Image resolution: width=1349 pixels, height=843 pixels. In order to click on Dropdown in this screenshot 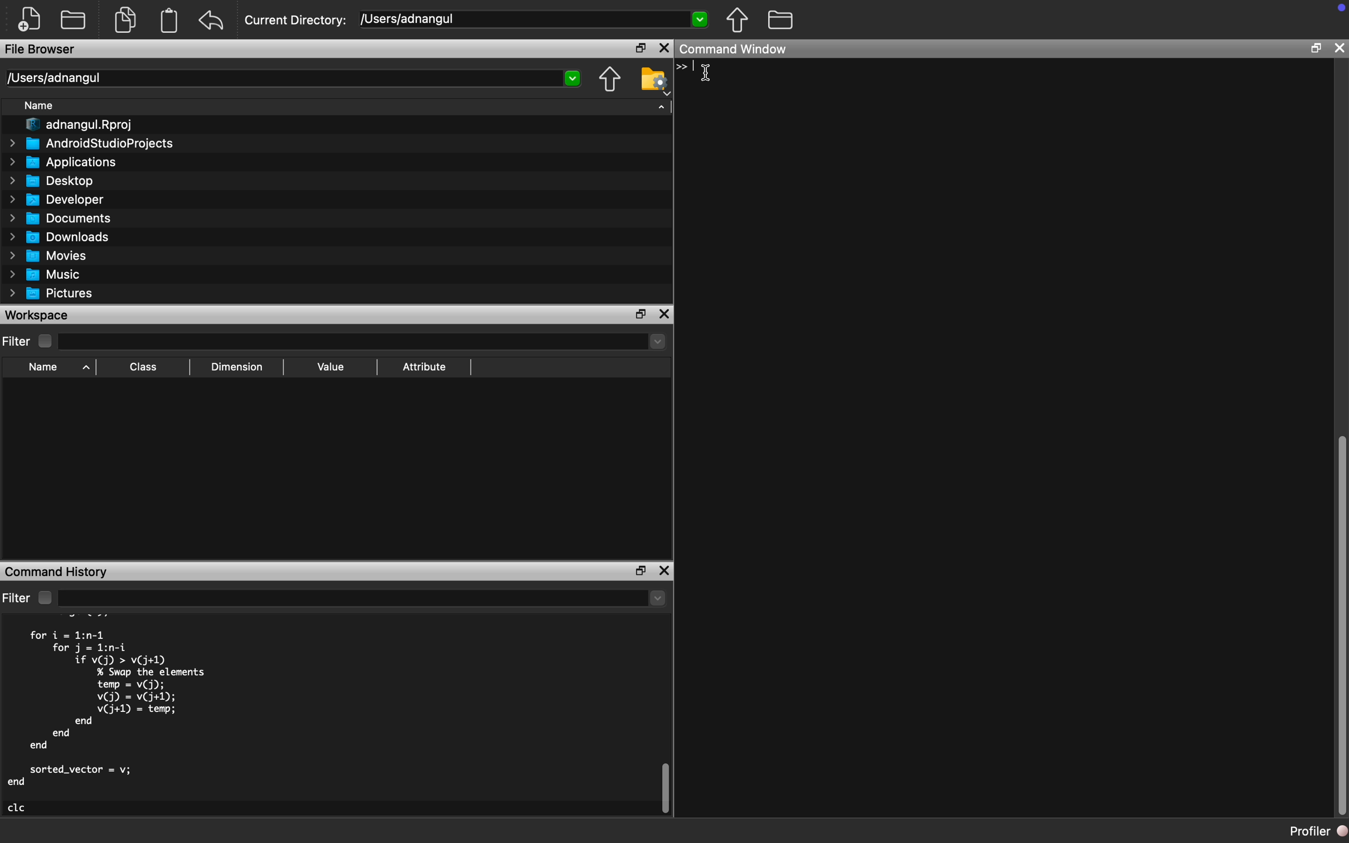, I will do `click(362, 599)`.